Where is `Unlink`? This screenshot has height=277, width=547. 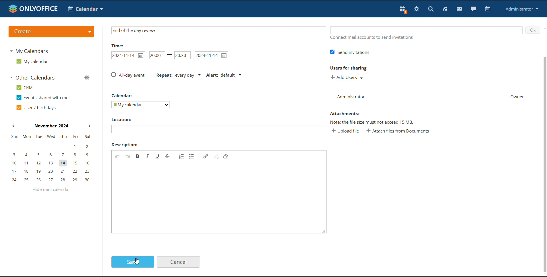 Unlink is located at coordinates (216, 156).